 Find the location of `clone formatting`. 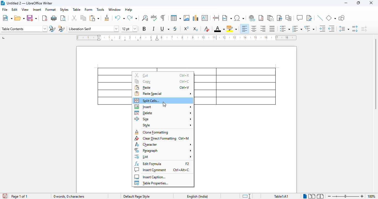

clone formatting is located at coordinates (151, 132).